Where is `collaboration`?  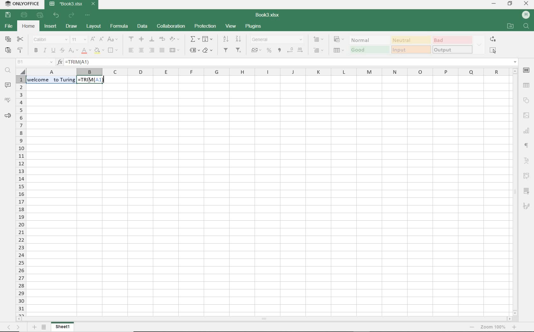
collaboration is located at coordinates (171, 27).